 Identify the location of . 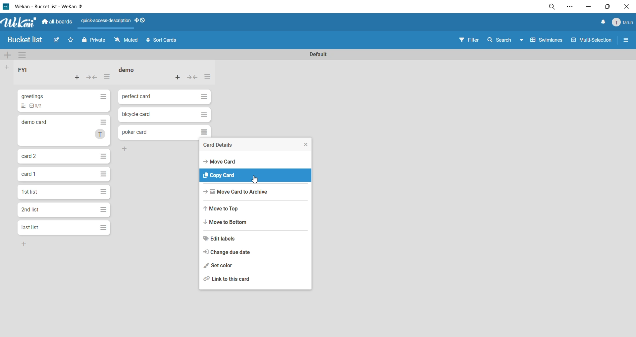
(202, 131).